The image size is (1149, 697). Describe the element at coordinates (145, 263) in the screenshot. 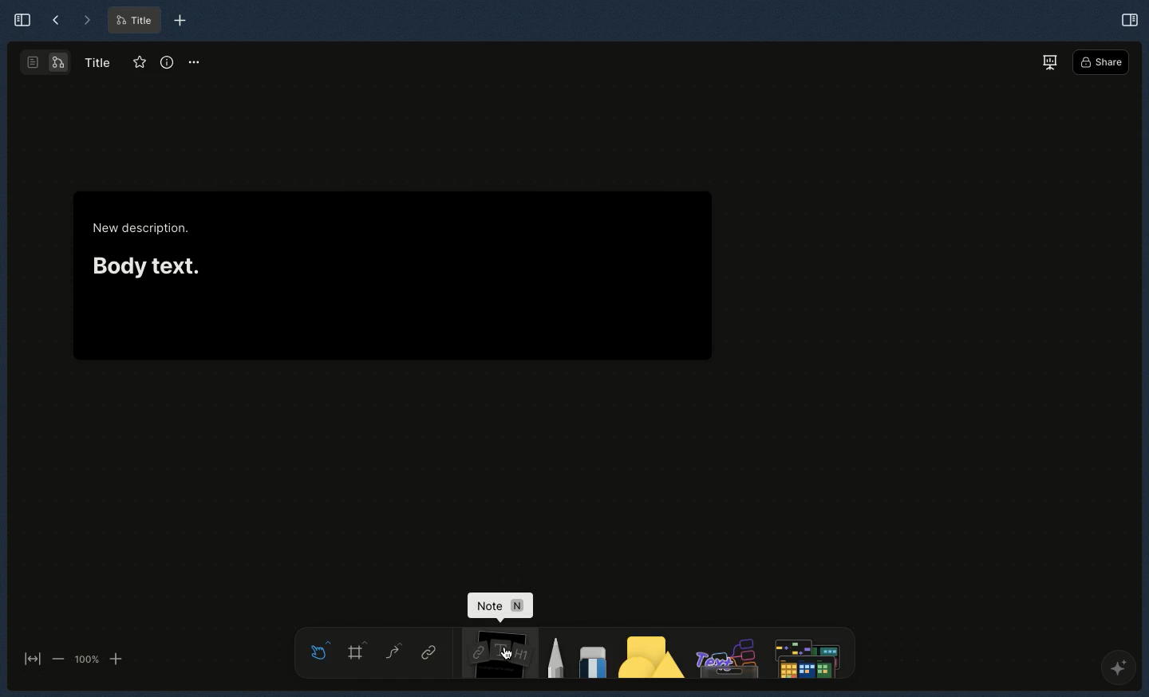

I see `Body text.` at that location.